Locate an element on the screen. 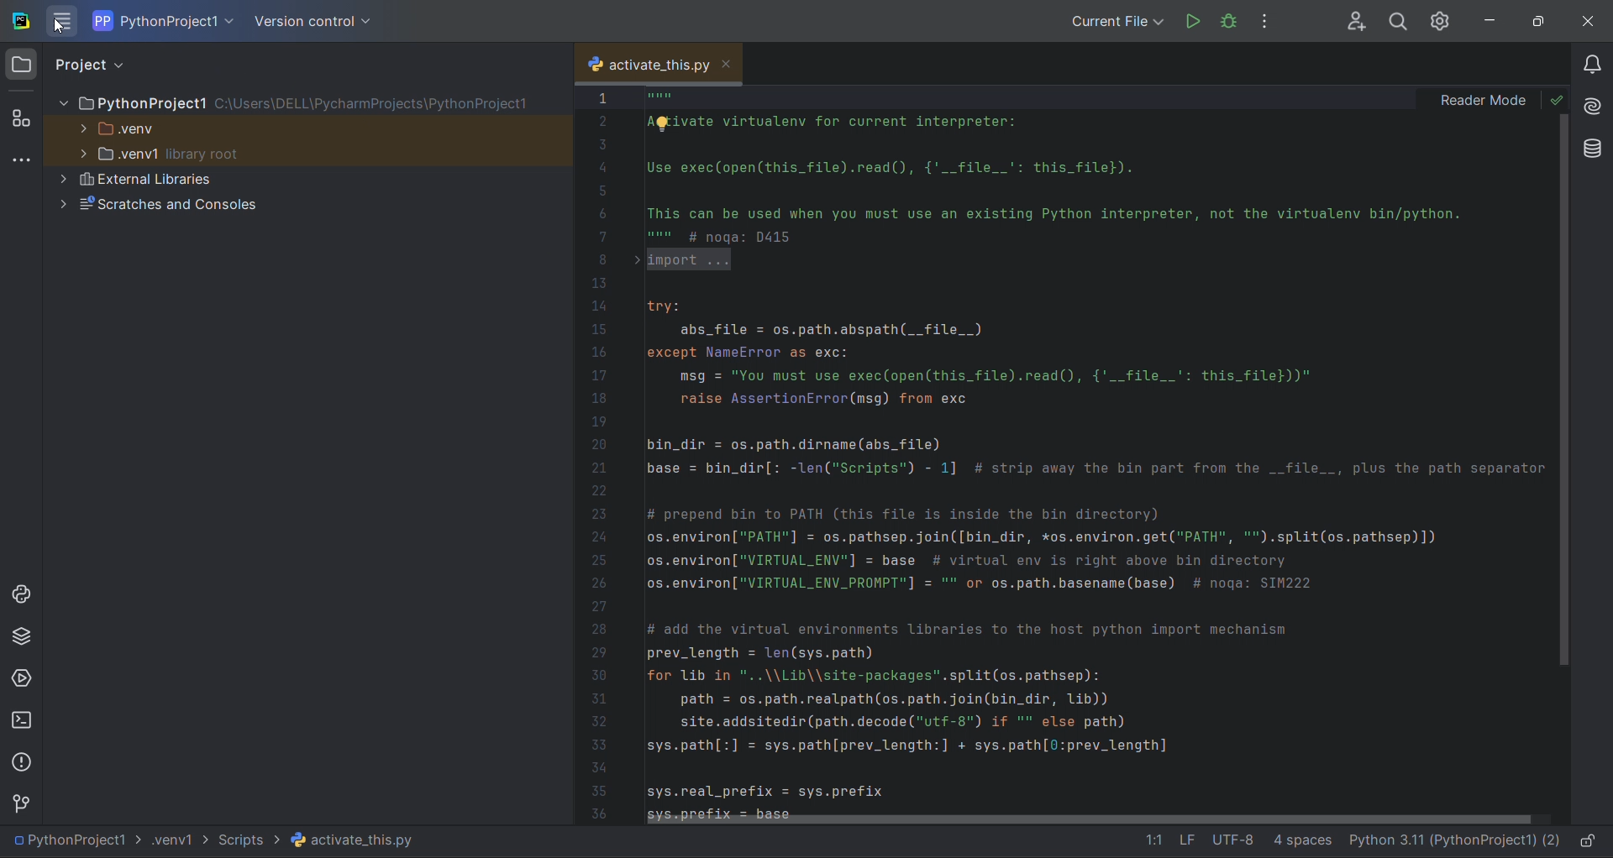 Image resolution: width=1613 pixels, height=858 pixels. code editor is located at coordinates (1085, 450).